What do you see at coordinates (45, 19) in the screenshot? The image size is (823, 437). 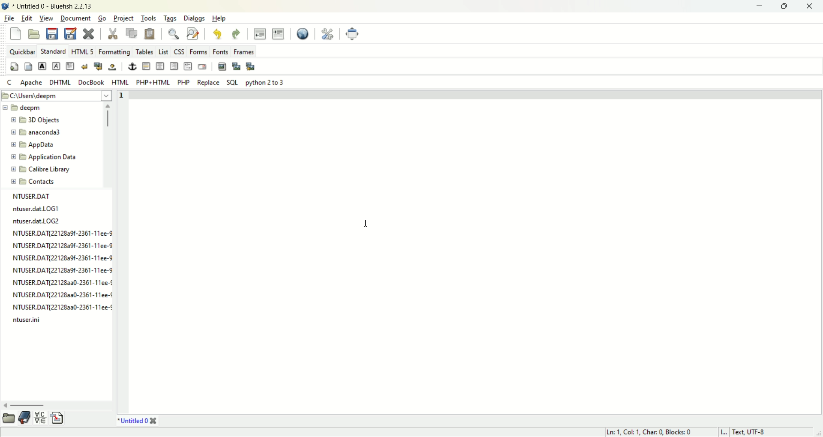 I see `view` at bounding box center [45, 19].